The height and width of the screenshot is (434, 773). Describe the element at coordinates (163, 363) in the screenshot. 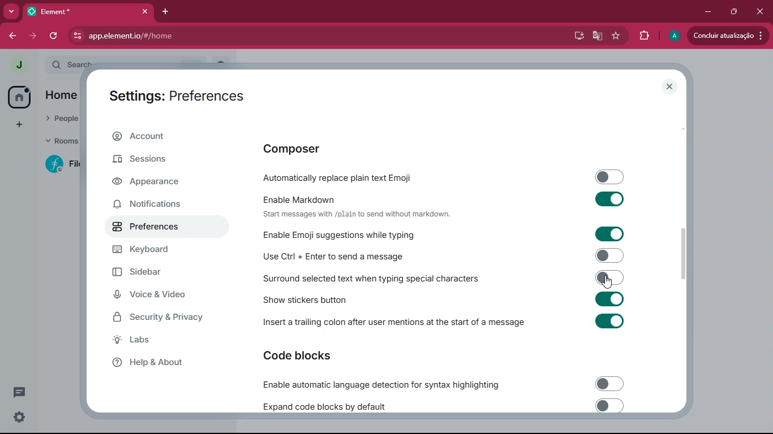

I see `help` at that location.